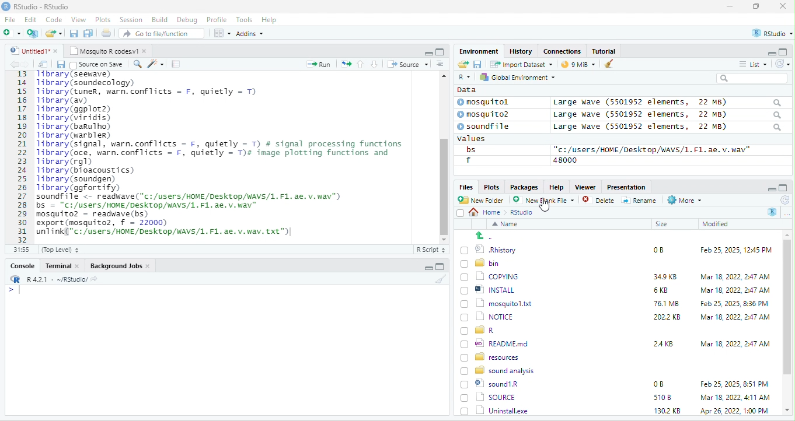 This screenshot has height=421, width=795. I want to click on Console, so click(22, 265).